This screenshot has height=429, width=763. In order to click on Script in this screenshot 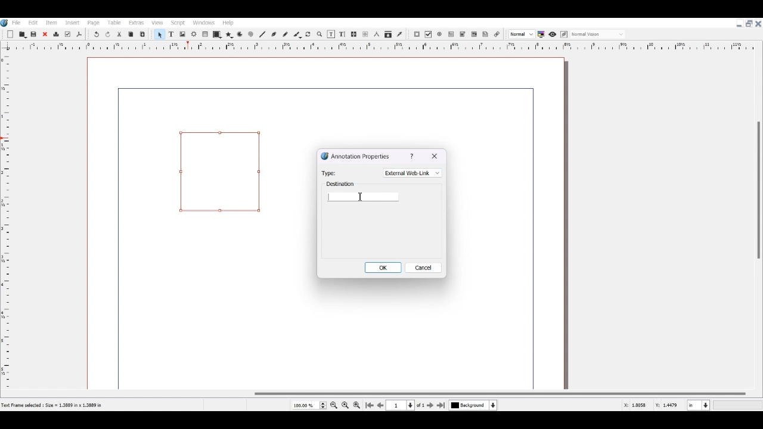, I will do `click(179, 22)`.